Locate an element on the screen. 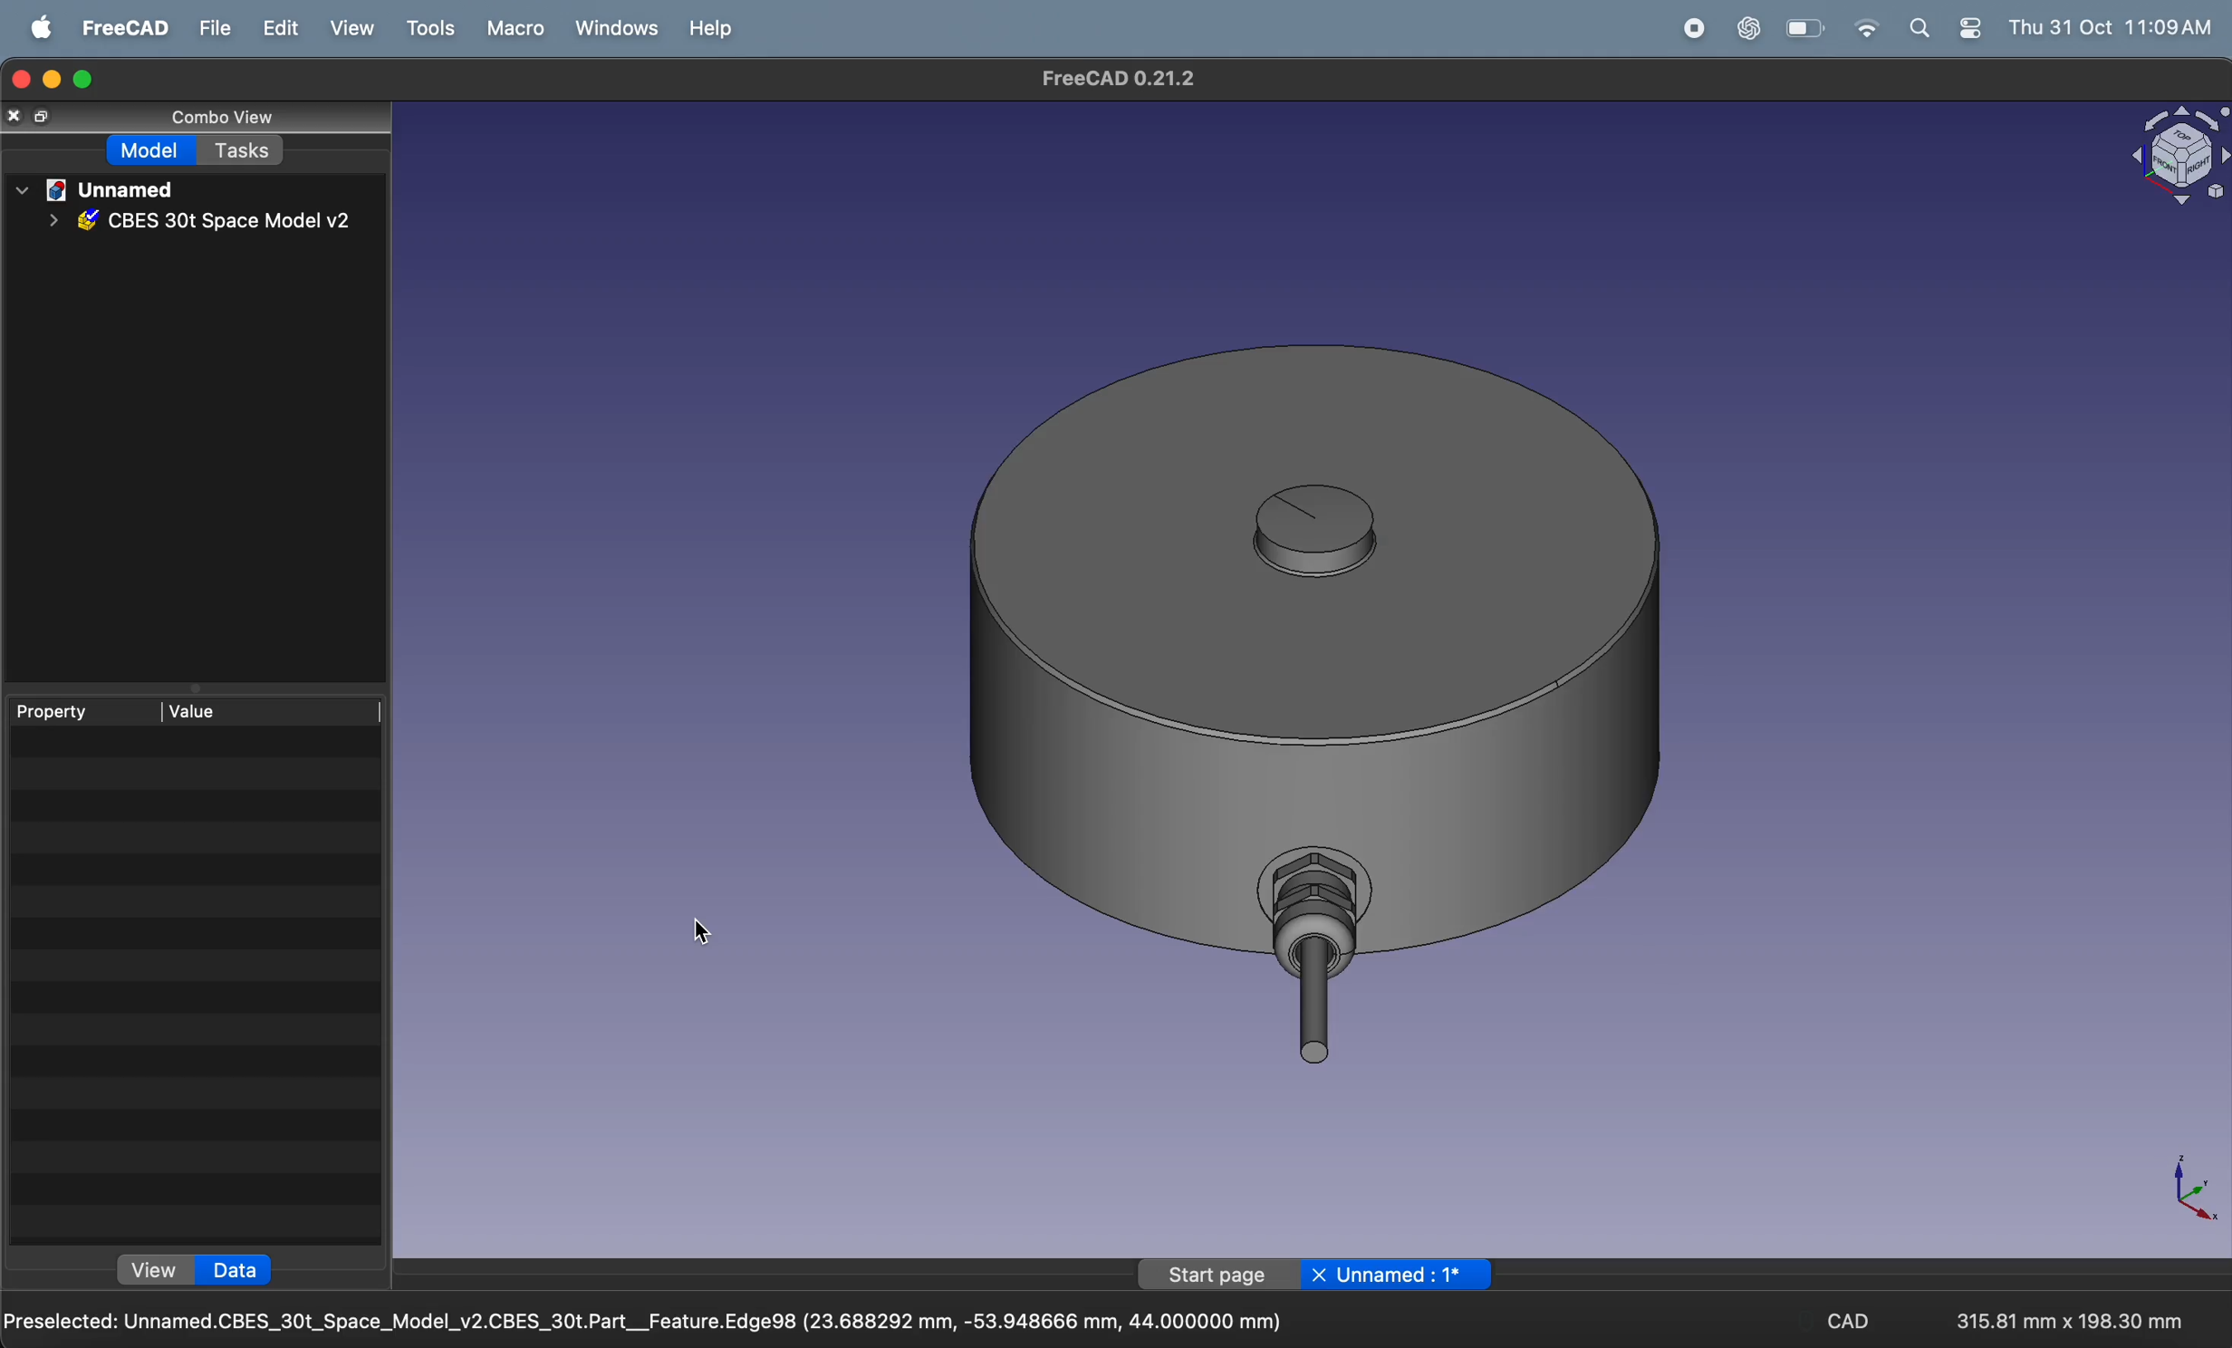  record is located at coordinates (1689, 28).